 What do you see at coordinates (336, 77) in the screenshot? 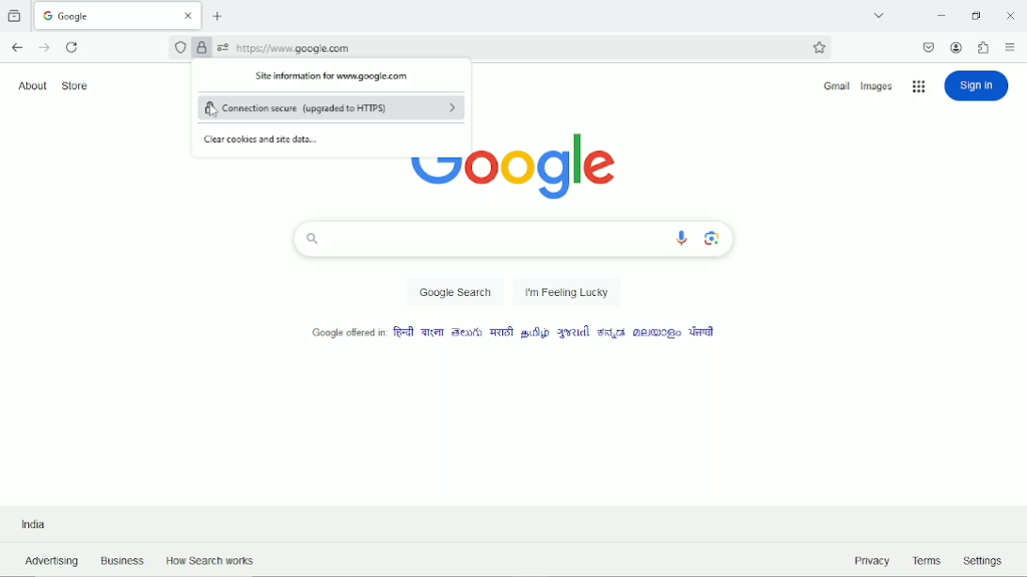
I see `Site information for www.google.com` at bounding box center [336, 77].